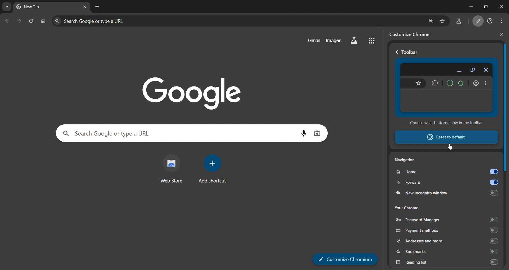  What do you see at coordinates (445, 220) in the screenshot?
I see `password manager` at bounding box center [445, 220].